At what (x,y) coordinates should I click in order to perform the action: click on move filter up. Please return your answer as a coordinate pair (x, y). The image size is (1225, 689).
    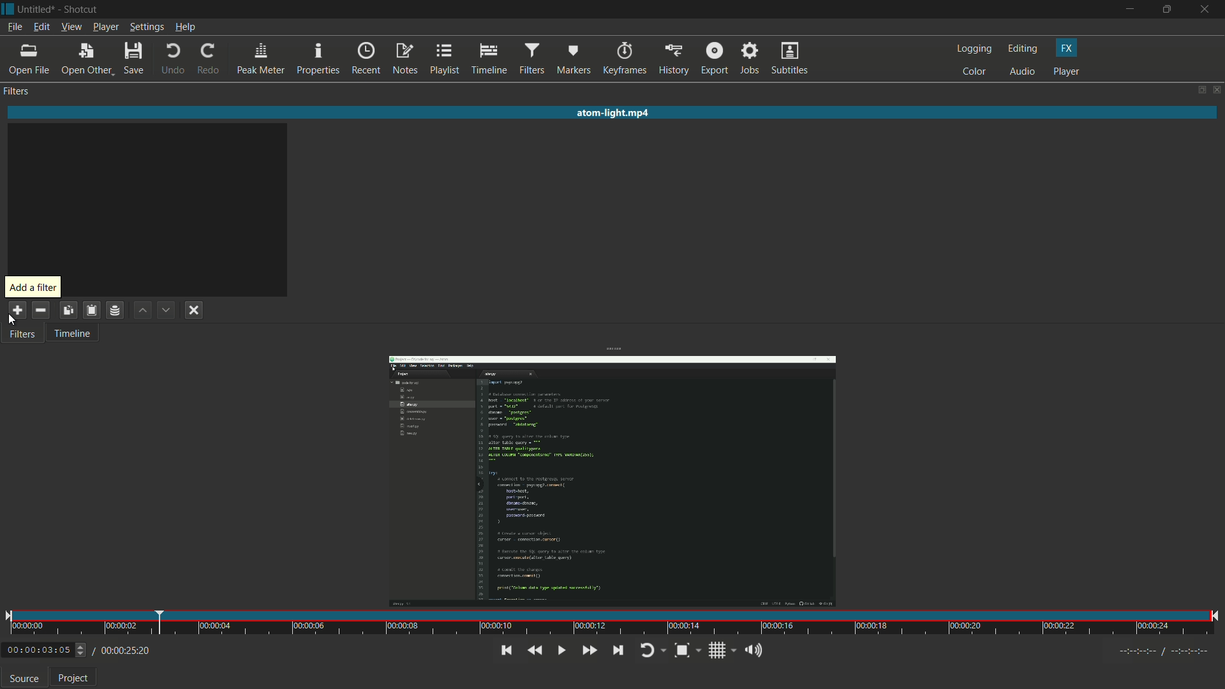
    Looking at the image, I should click on (141, 310).